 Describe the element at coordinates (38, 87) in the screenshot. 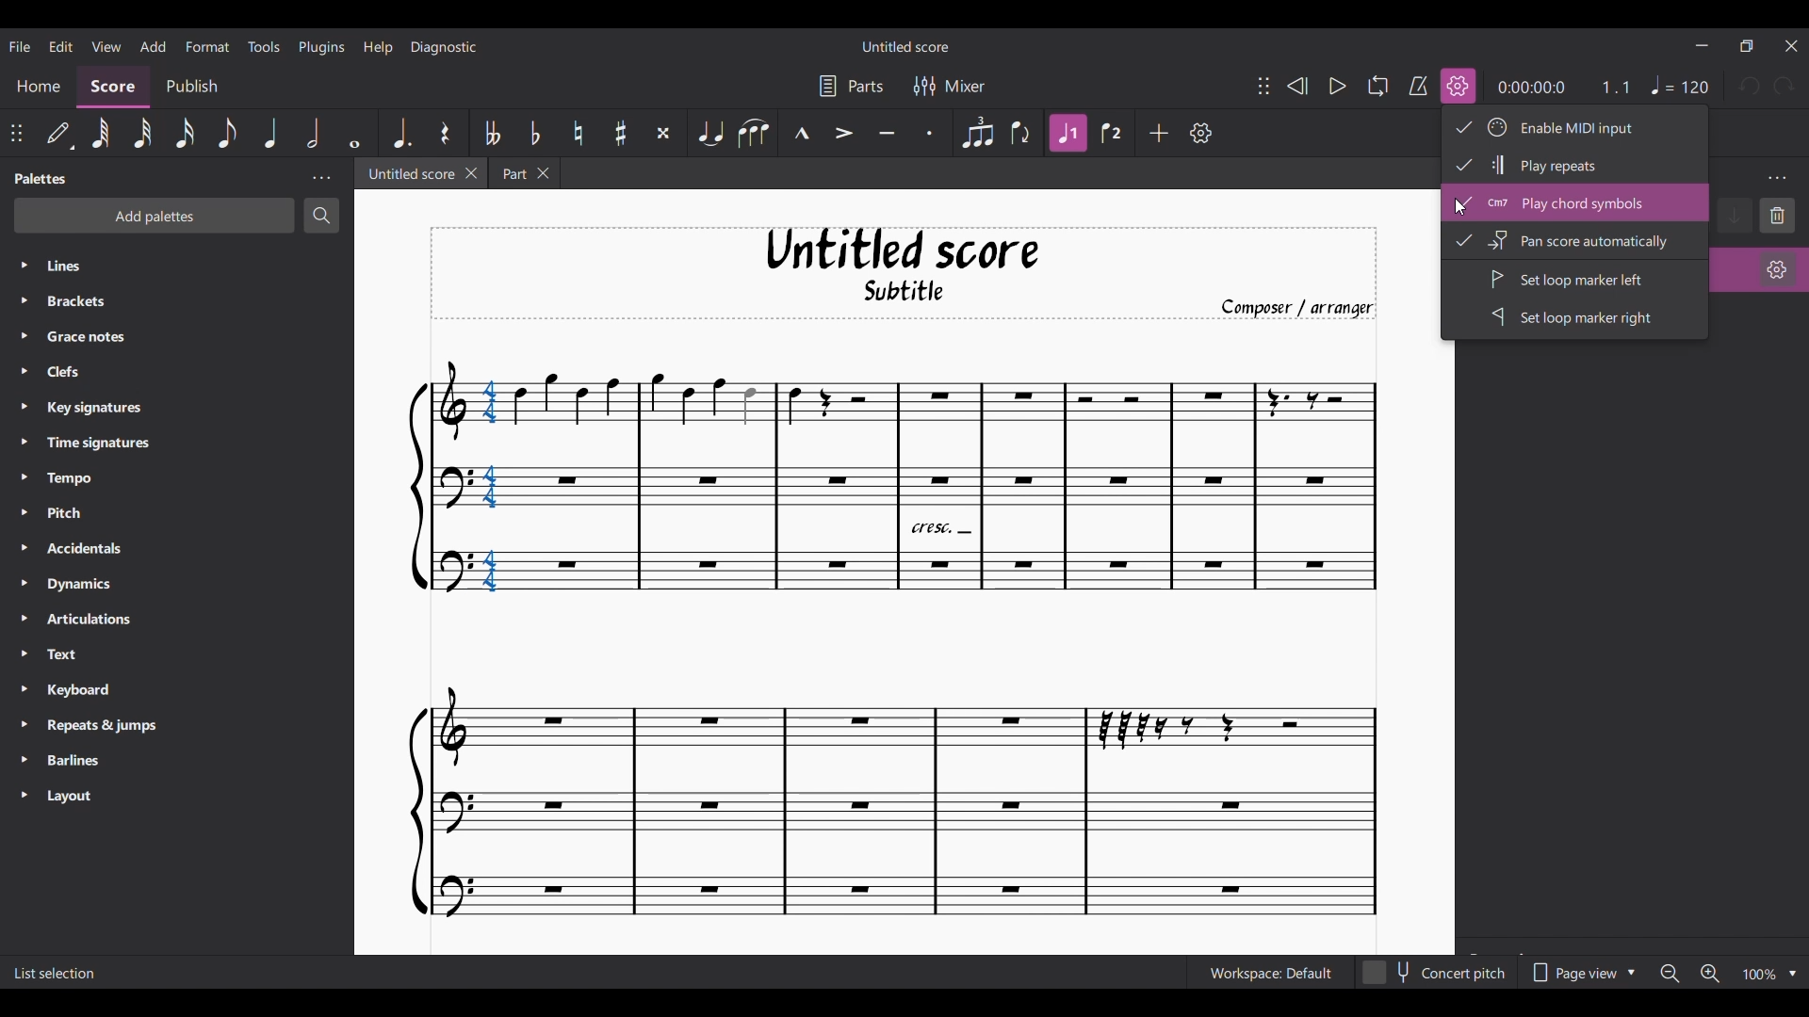

I see `Home section` at that location.